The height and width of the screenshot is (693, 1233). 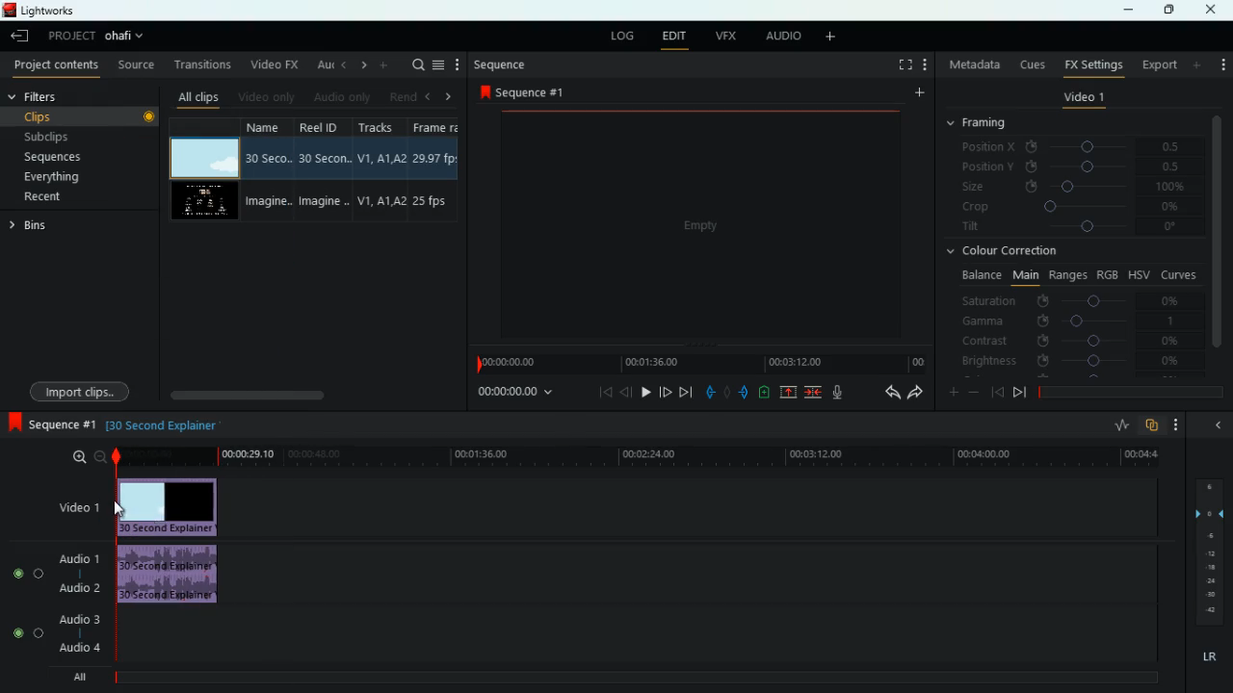 What do you see at coordinates (311, 395) in the screenshot?
I see `scroll` at bounding box center [311, 395].